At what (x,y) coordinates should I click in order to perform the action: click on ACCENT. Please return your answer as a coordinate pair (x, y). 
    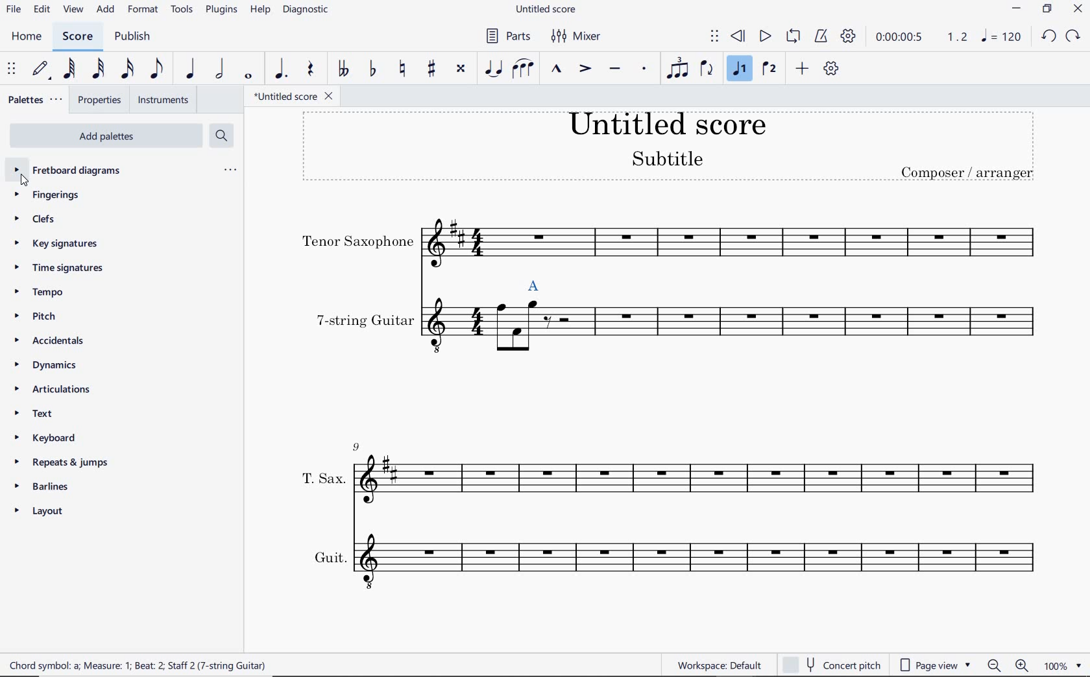
    Looking at the image, I should click on (586, 69).